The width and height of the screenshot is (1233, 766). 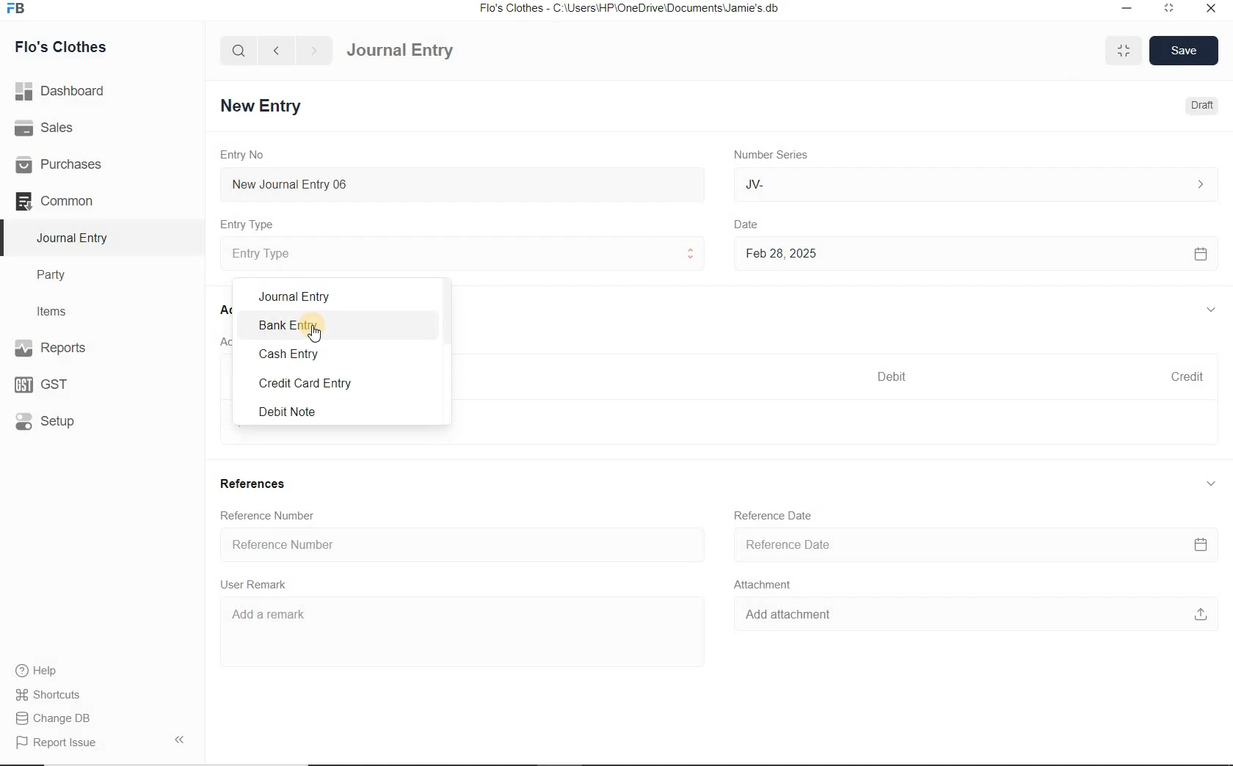 What do you see at coordinates (315, 51) in the screenshot?
I see `forward` at bounding box center [315, 51].